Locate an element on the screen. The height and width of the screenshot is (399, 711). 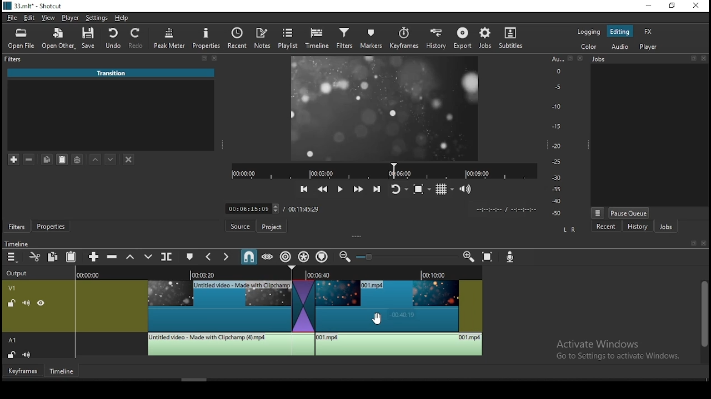
redo is located at coordinates (137, 39).